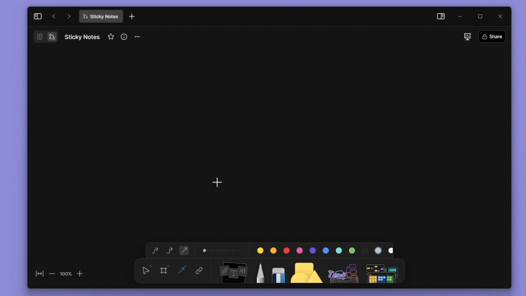 The width and height of the screenshot is (526, 296). Describe the element at coordinates (344, 271) in the screenshot. I see `other` at that location.